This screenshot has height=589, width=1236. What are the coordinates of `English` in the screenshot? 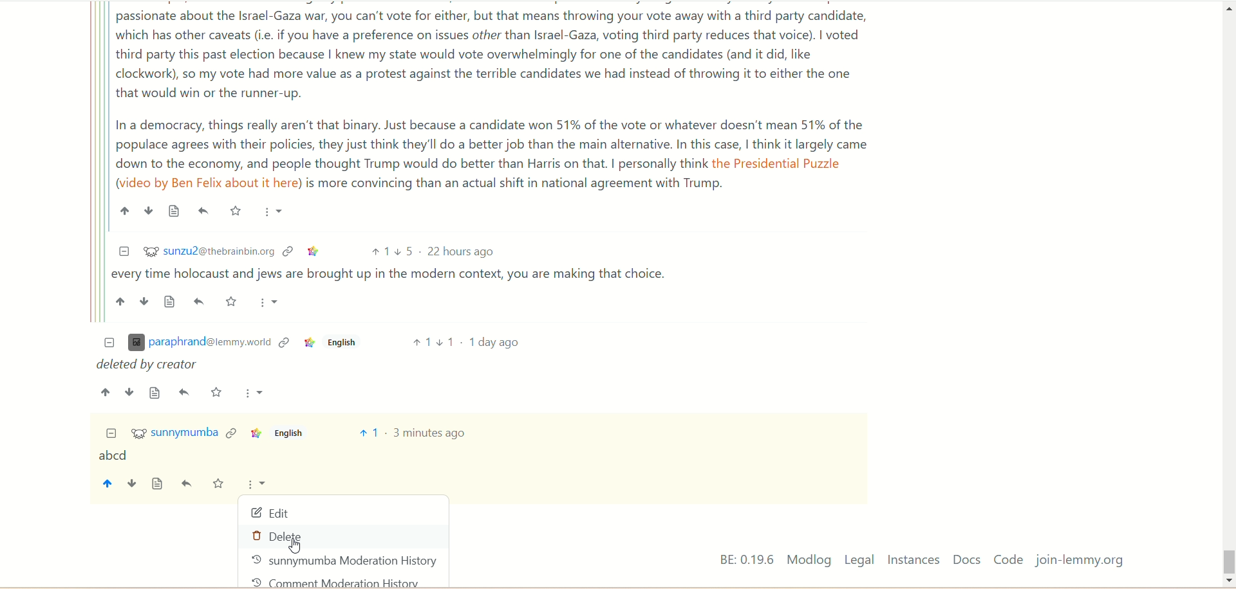 It's located at (288, 433).